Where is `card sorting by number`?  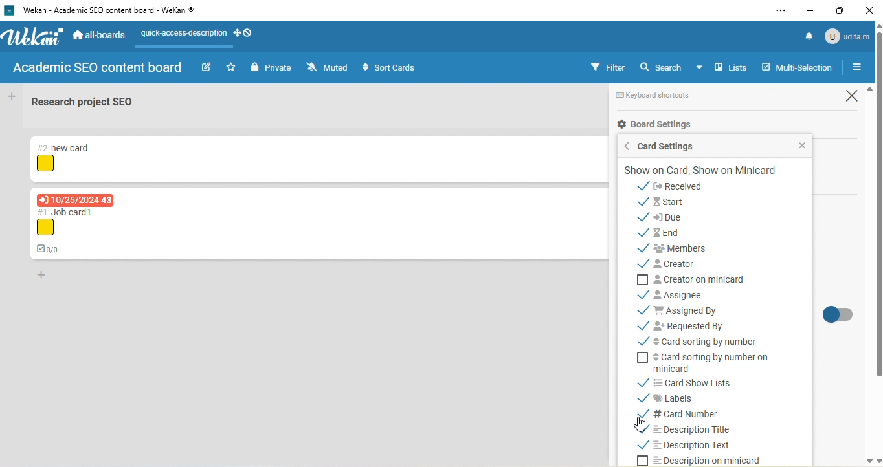 card sorting by number is located at coordinates (706, 341).